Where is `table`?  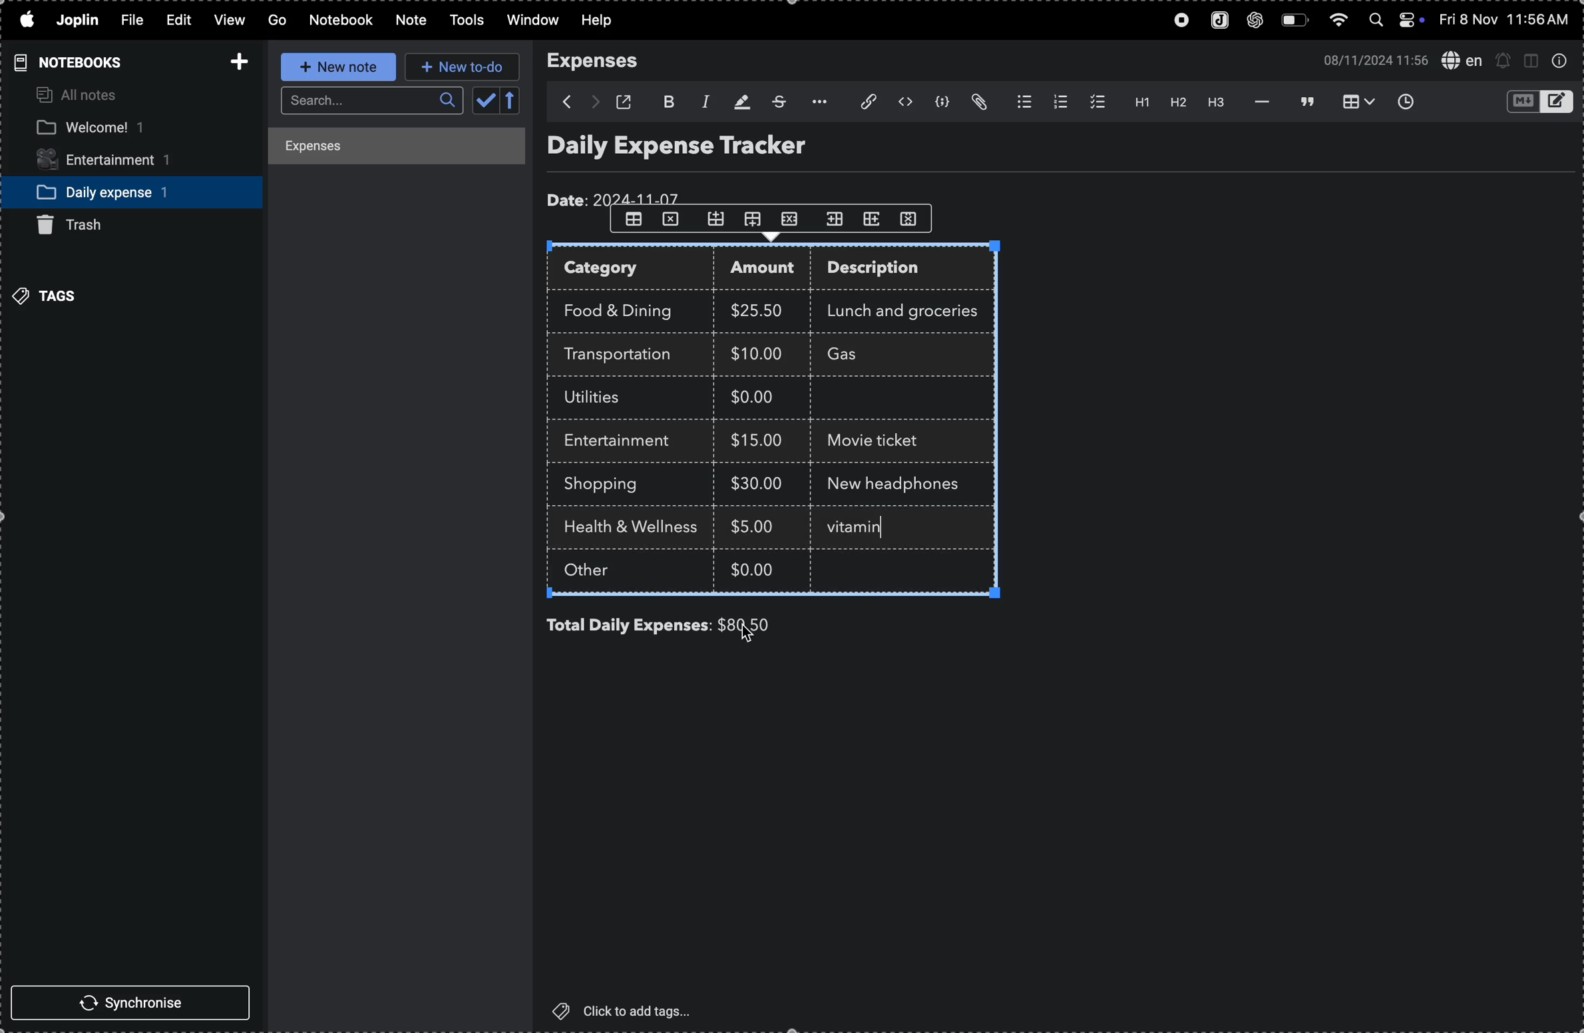 table is located at coordinates (632, 220).